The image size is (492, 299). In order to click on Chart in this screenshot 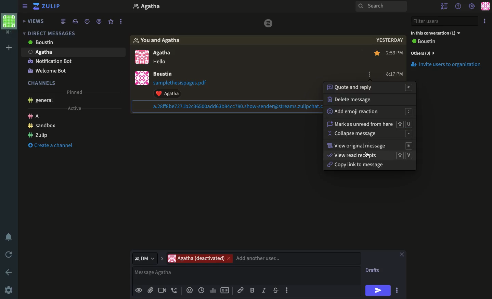, I will do `click(213, 290)`.